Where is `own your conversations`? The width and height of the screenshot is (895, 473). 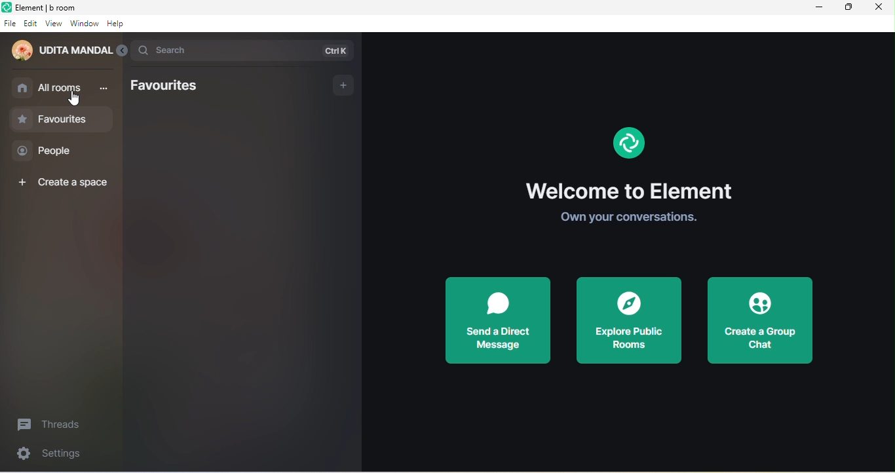 own your conversations is located at coordinates (631, 218).